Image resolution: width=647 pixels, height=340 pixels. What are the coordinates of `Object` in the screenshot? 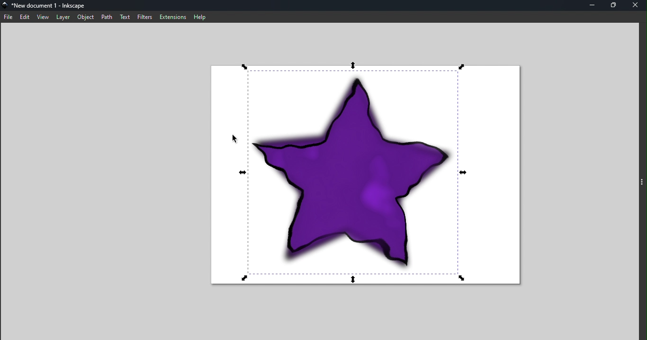 It's located at (85, 17).